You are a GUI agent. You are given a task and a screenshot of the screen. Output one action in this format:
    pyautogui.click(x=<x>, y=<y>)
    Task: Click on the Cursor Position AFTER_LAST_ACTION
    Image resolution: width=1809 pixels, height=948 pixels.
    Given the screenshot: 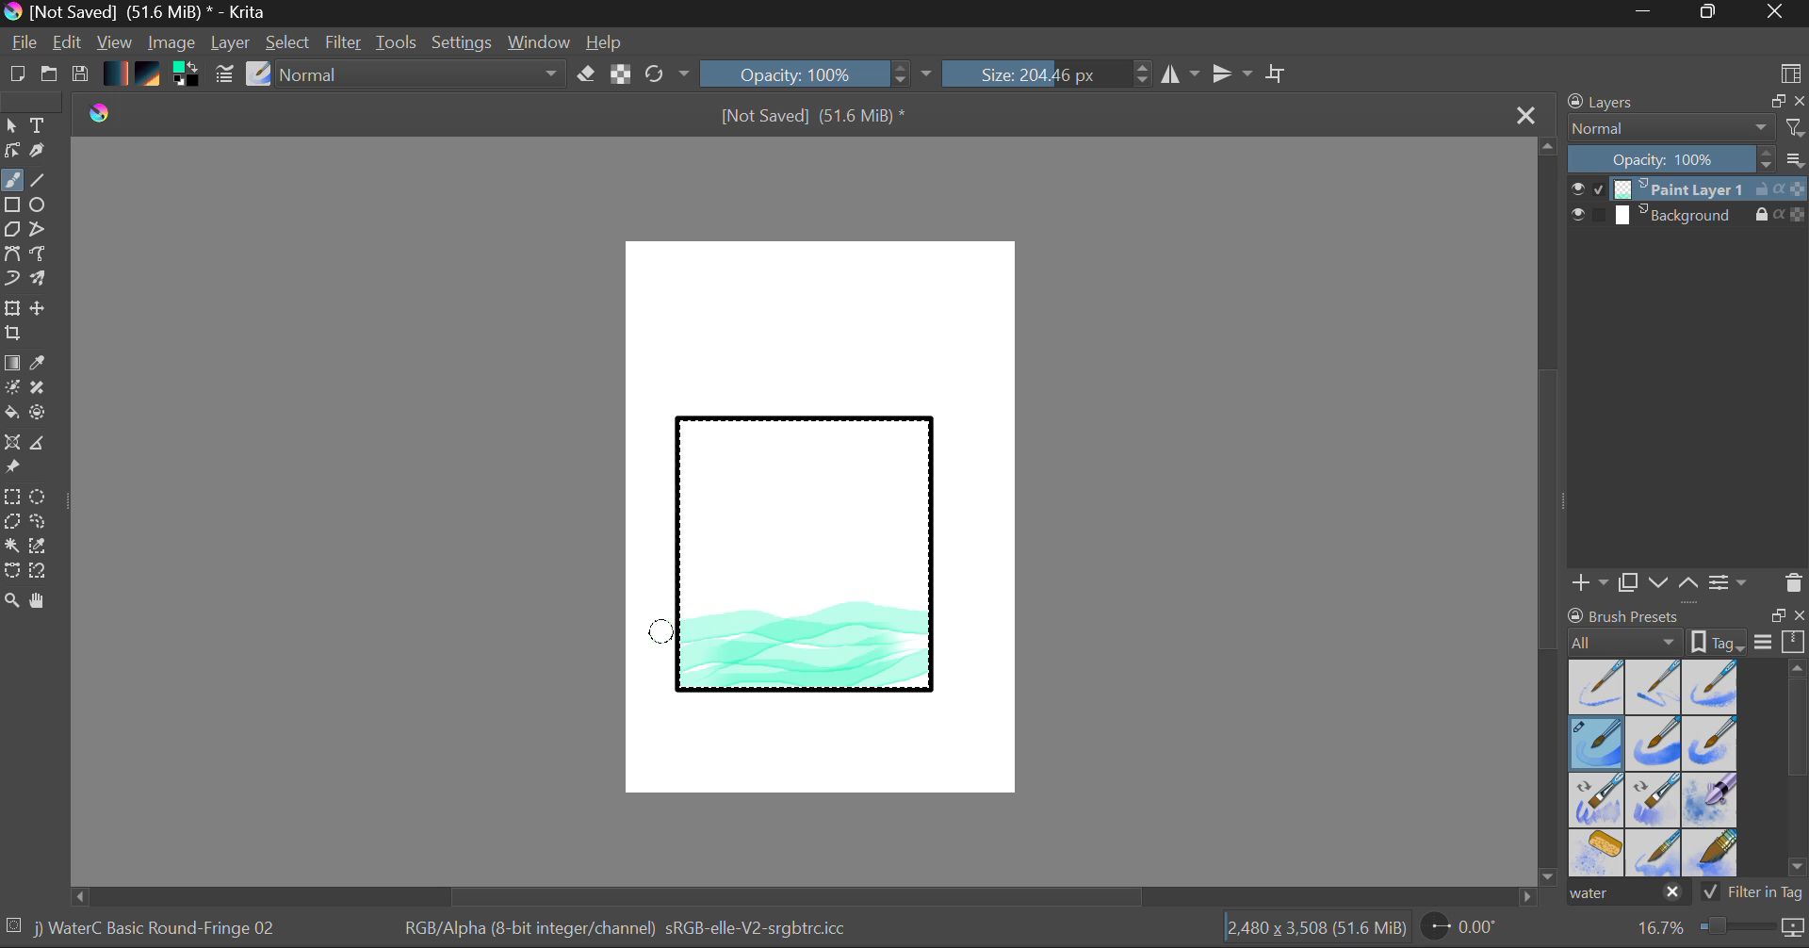 What is the action you would take?
    pyautogui.click(x=674, y=639)
    